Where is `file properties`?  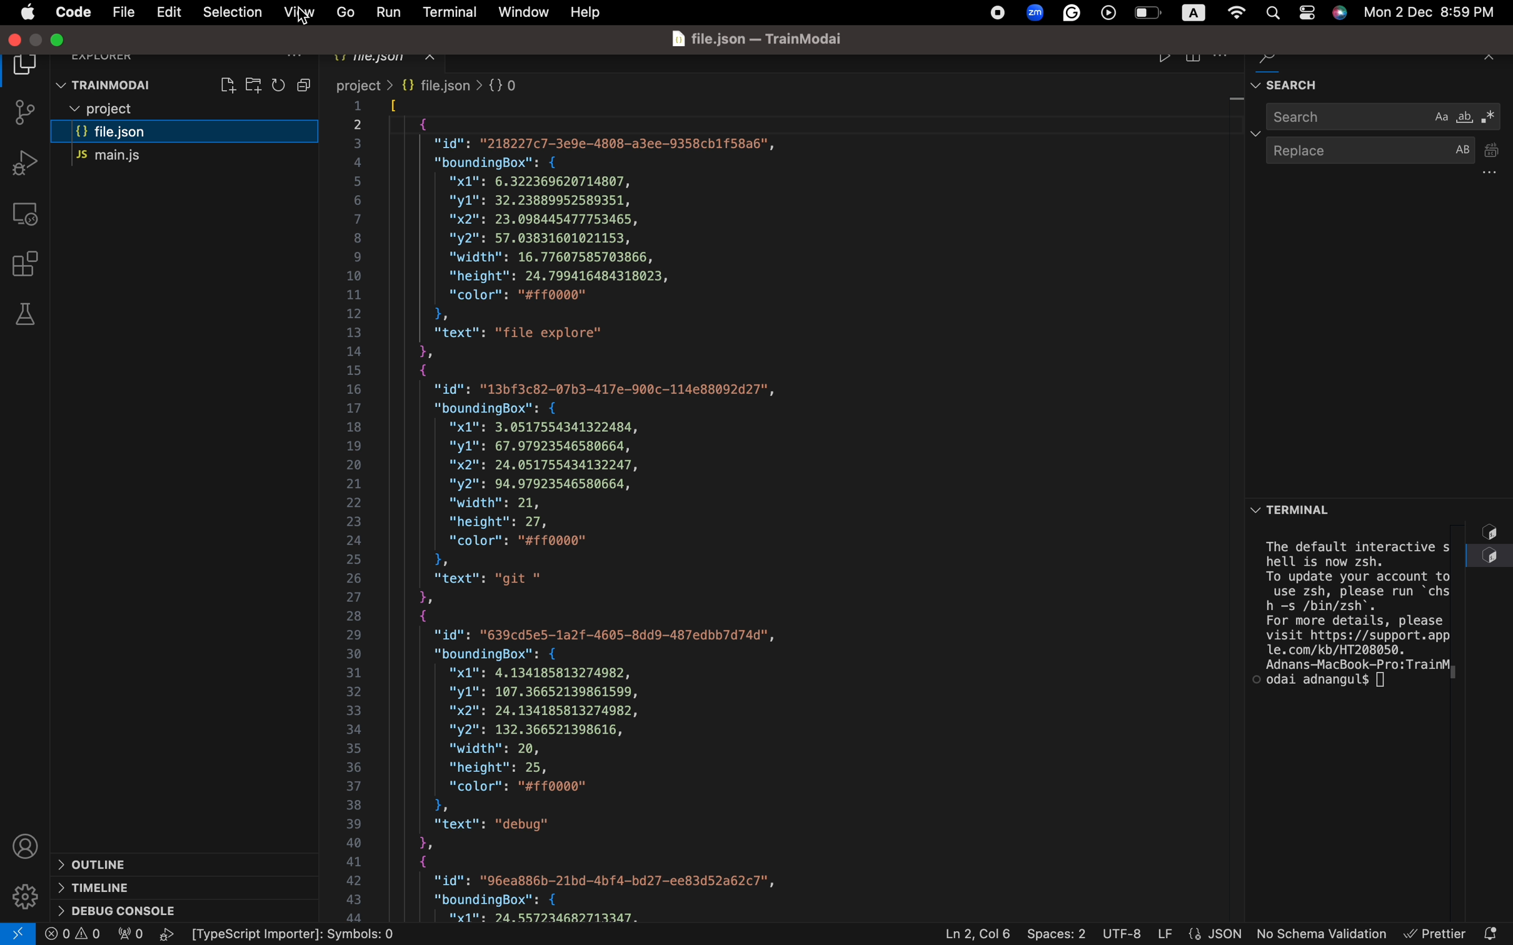 file properties is located at coordinates (1199, 934).